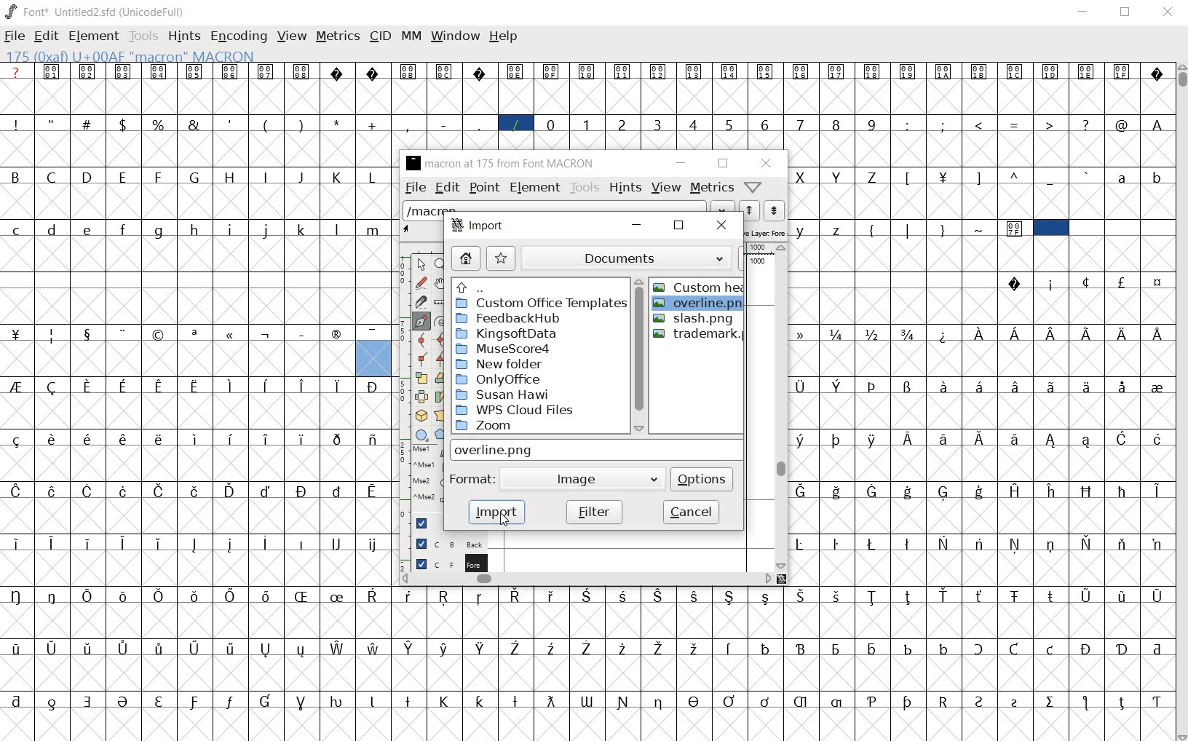 Image resolution: width=1188 pixels, height=741 pixels. I want to click on Symbol, so click(1087, 648).